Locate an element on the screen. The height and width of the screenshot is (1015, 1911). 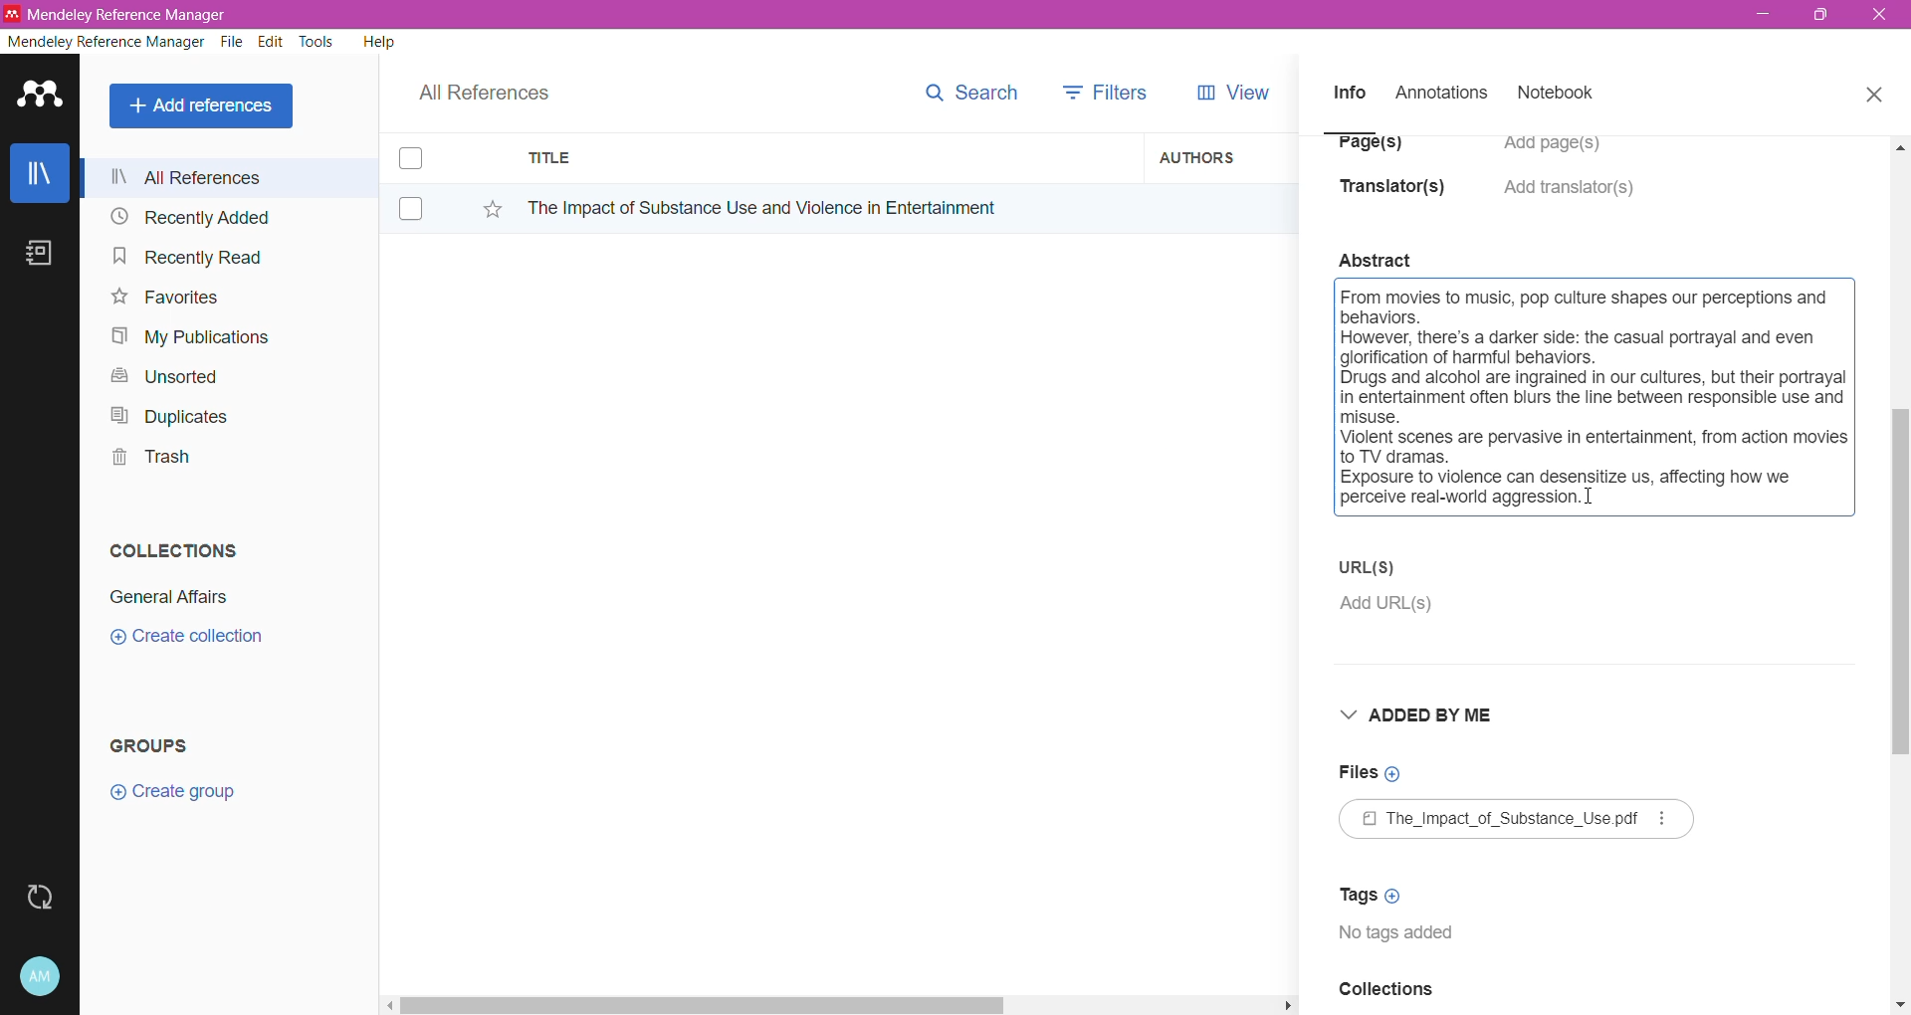
File is located at coordinates (232, 43).